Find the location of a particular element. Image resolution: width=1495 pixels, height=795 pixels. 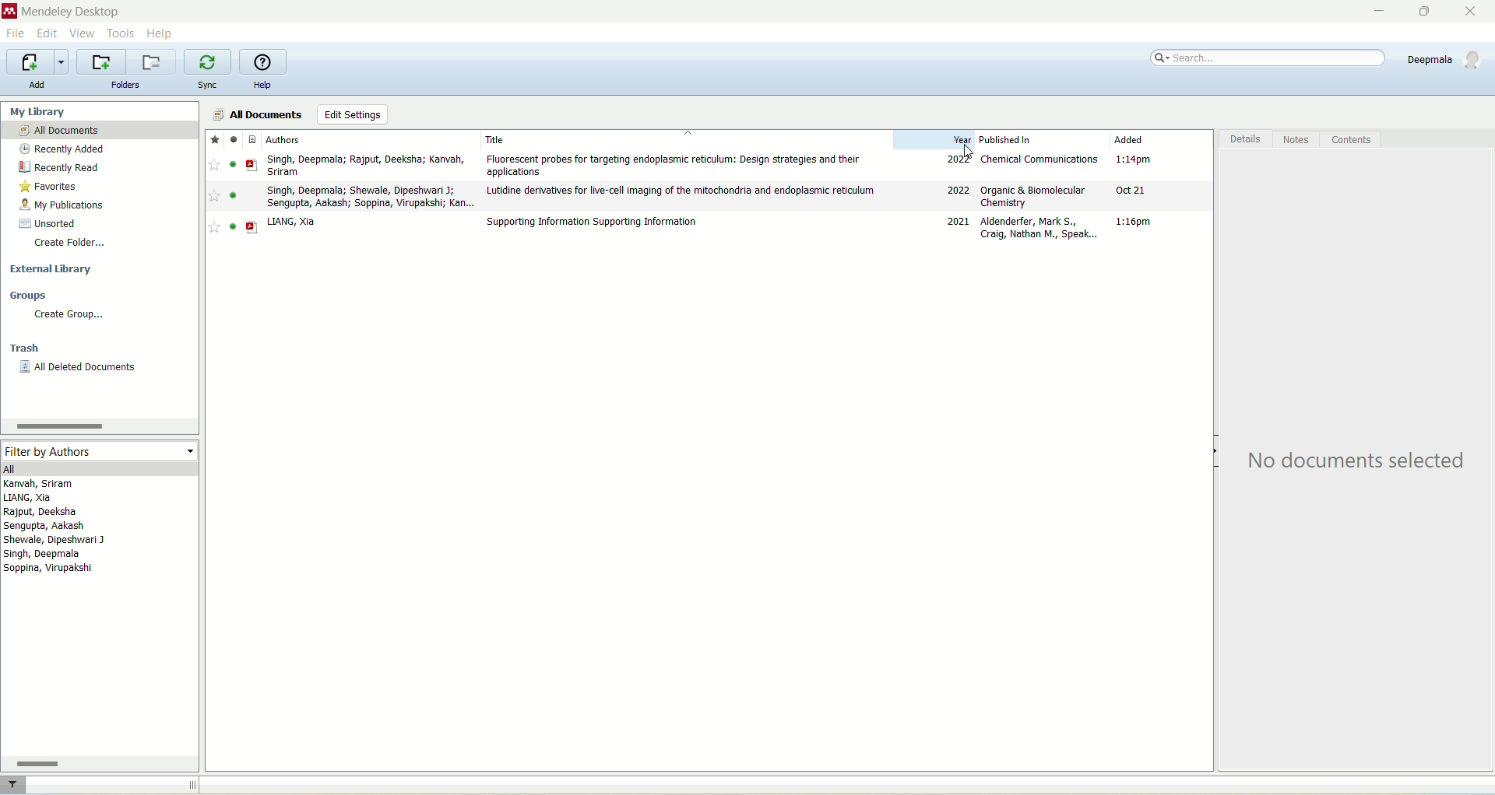

online help guide for mendeley is located at coordinates (263, 61).